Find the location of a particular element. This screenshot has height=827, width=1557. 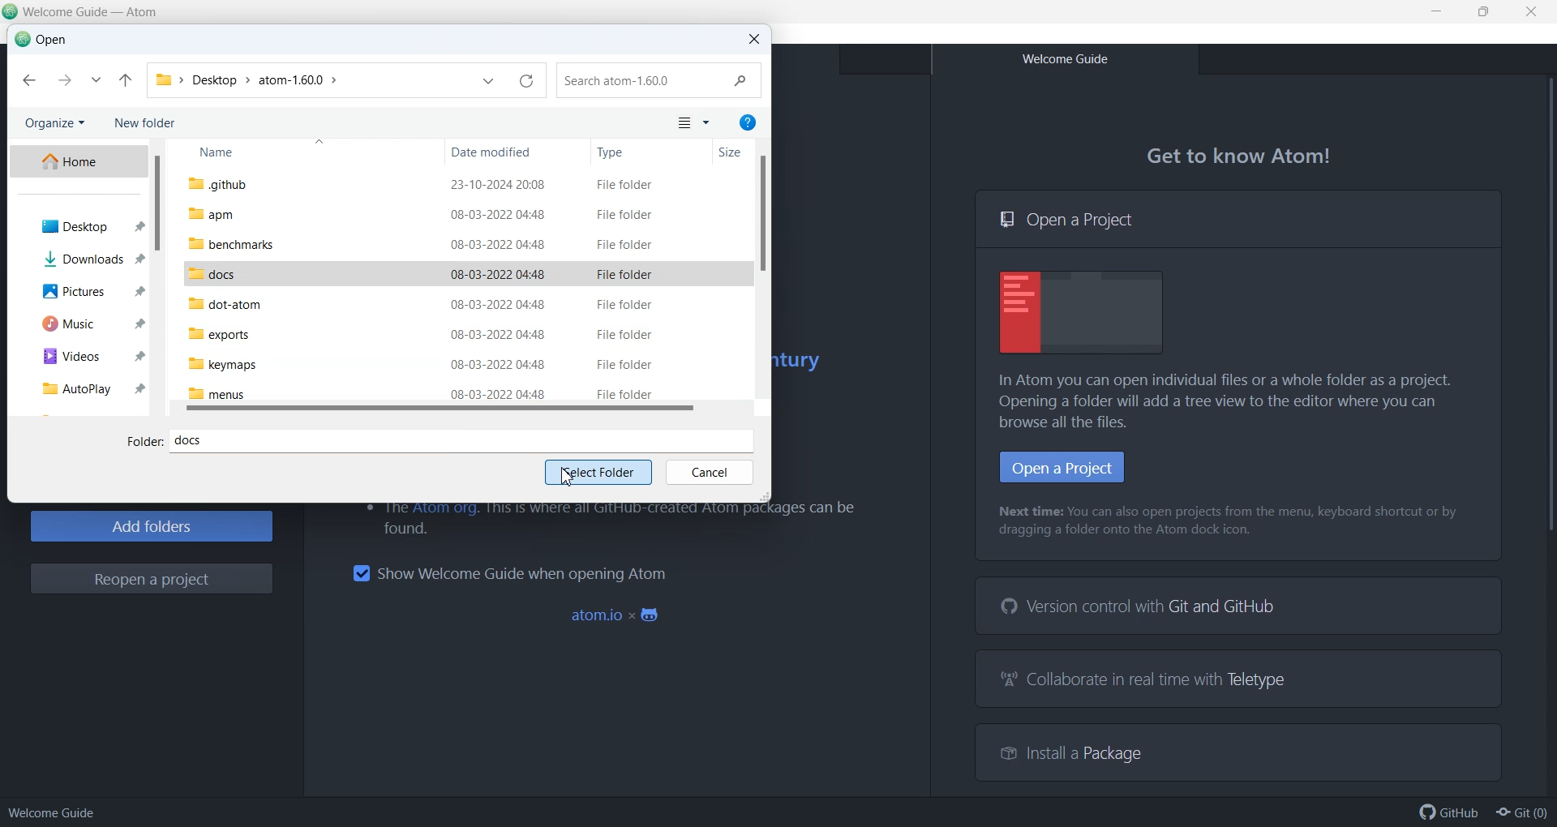

apm is located at coordinates (212, 215).